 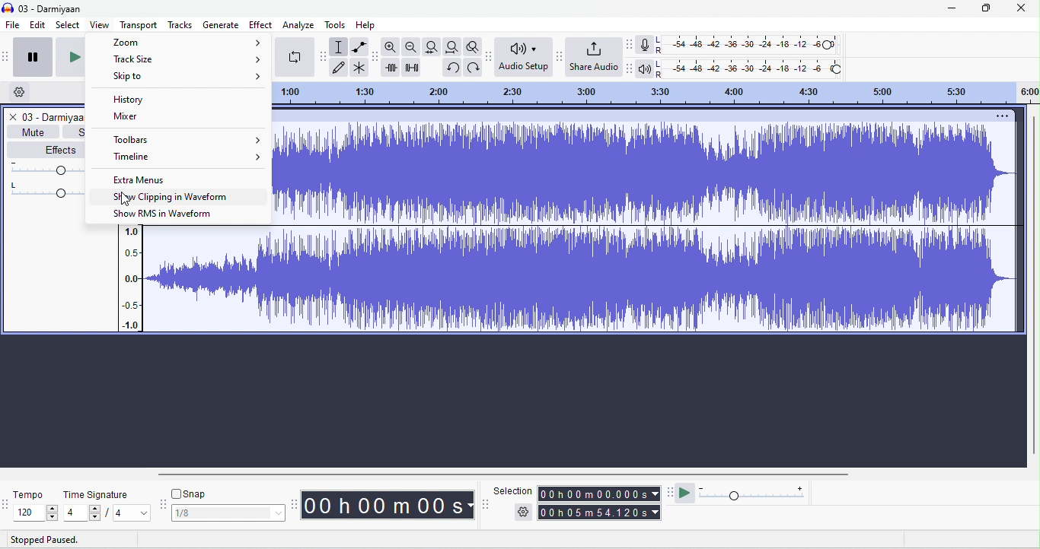 What do you see at coordinates (559, 56) in the screenshot?
I see `audacity share audio toolbar` at bounding box center [559, 56].